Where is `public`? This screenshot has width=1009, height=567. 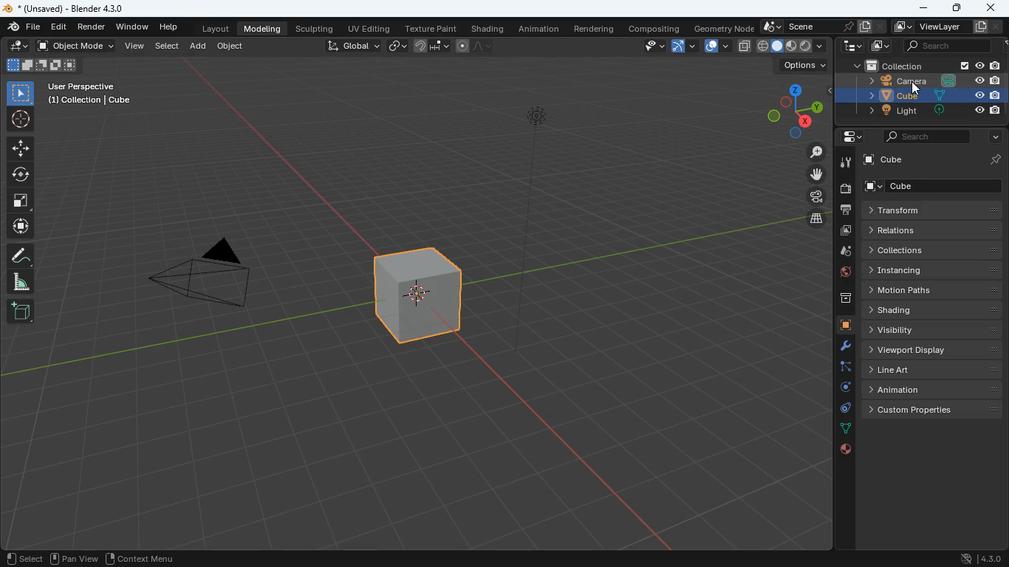 public is located at coordinates (843, 450).